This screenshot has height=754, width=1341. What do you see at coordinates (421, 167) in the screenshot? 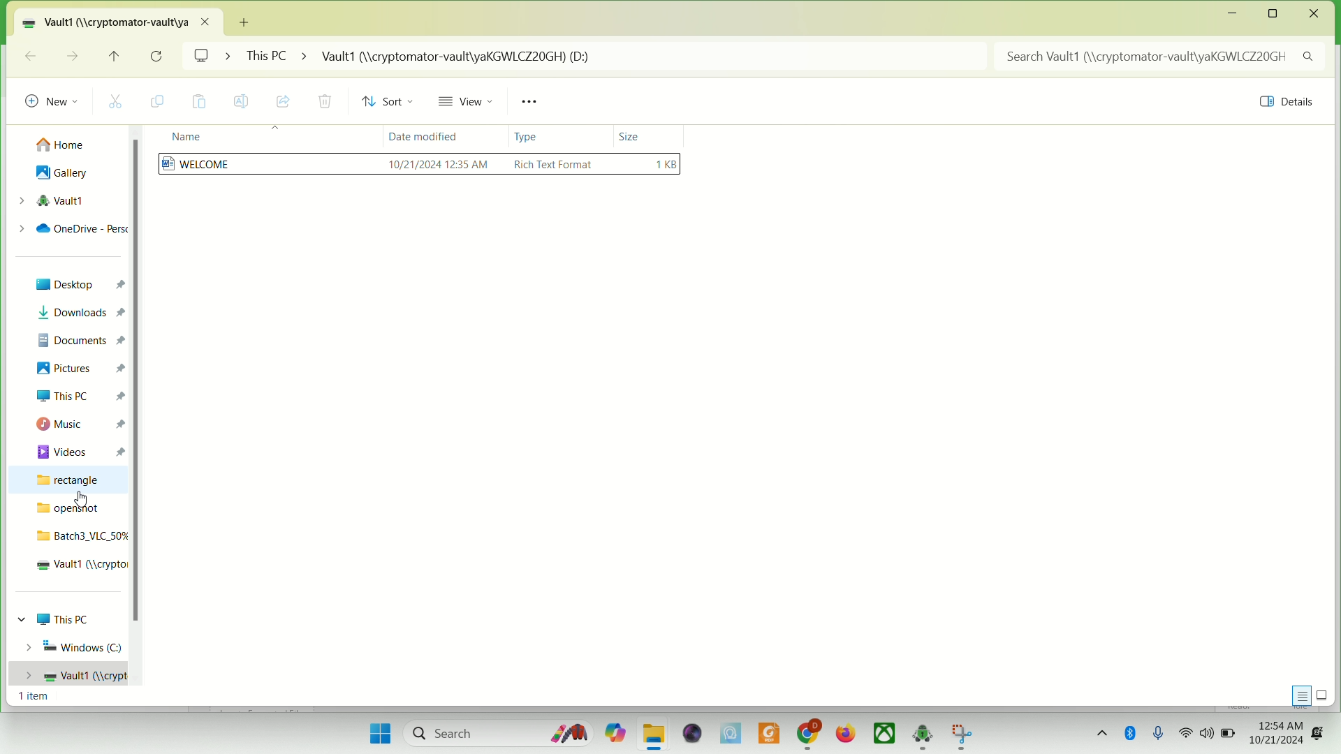
I see `WELCOME file` at bounding box center [421, 167].